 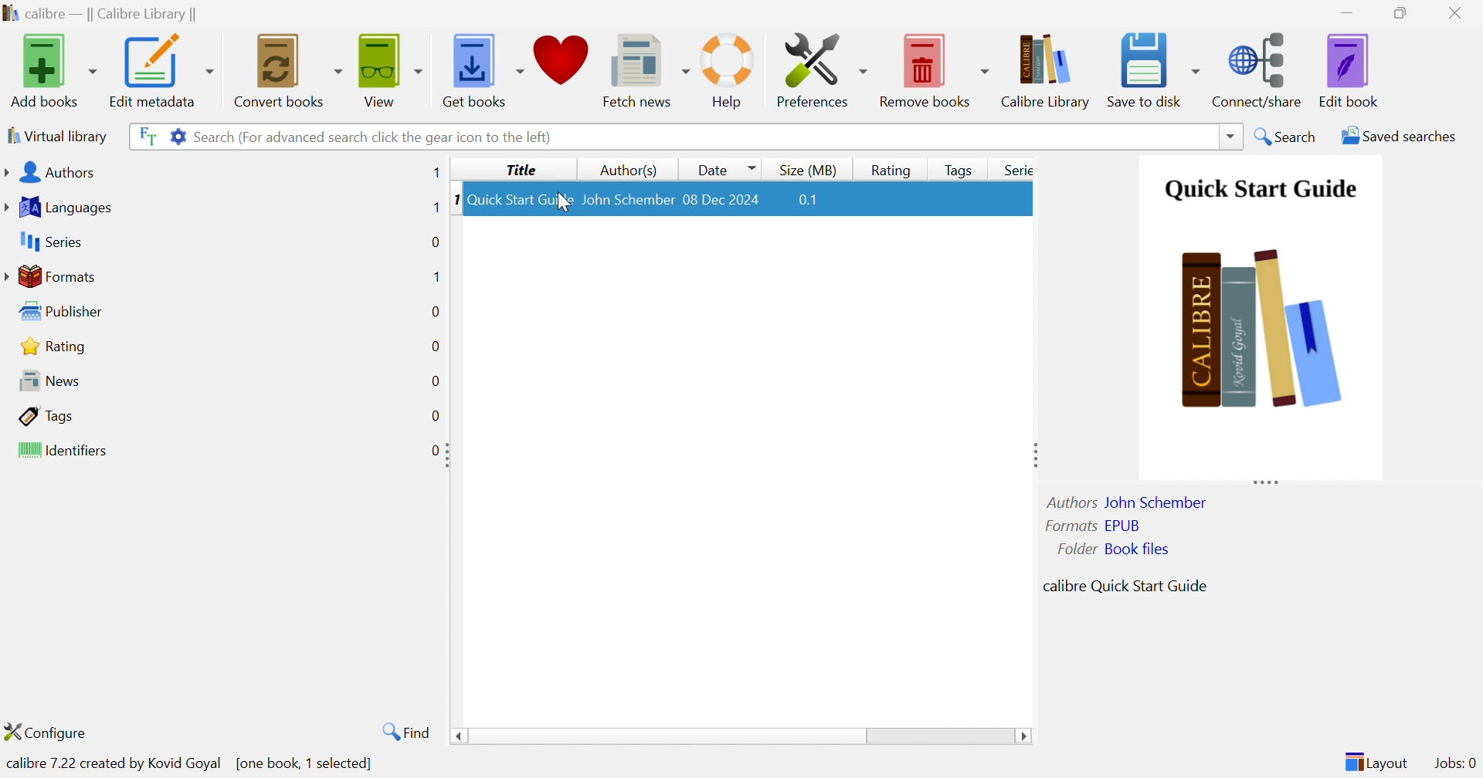 What do you see at coordinates (807, 170) in the screenshot?
I see `Size (MB)` at bounding box center [807, 170].